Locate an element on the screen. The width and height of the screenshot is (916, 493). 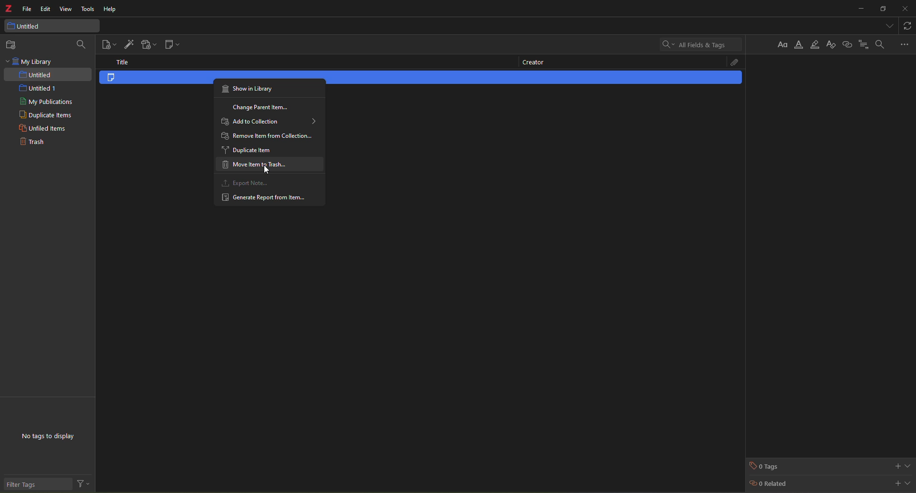
find and replace is located at coordinates (880, 44).